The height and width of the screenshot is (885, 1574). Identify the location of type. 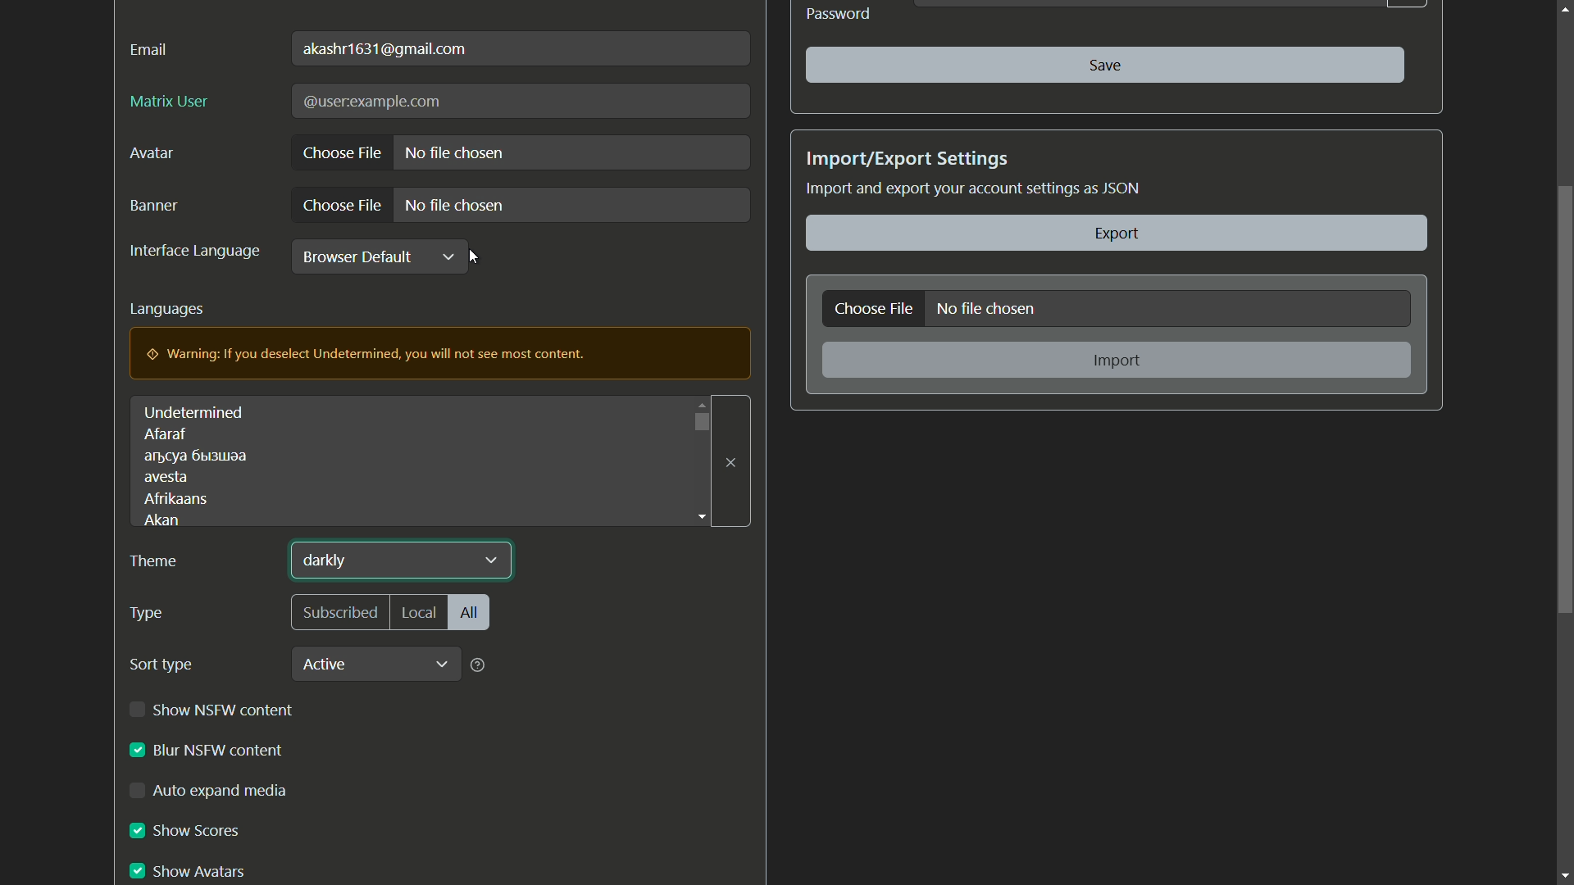
(147, 615).